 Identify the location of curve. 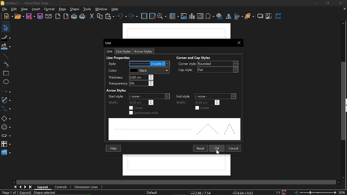
(7, 65).